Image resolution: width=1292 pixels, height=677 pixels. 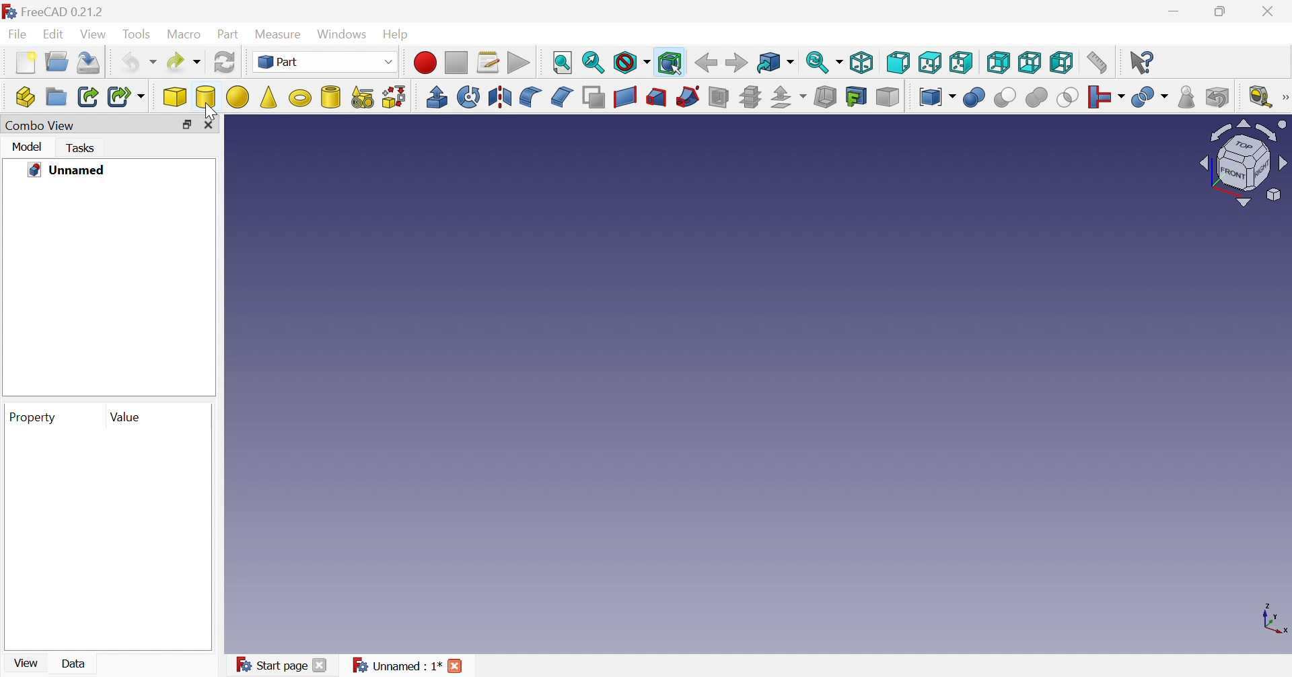 What do you see at coordinates (88, 98) in the screenshot?
I see `Make link` at bounding box center [88, 98].